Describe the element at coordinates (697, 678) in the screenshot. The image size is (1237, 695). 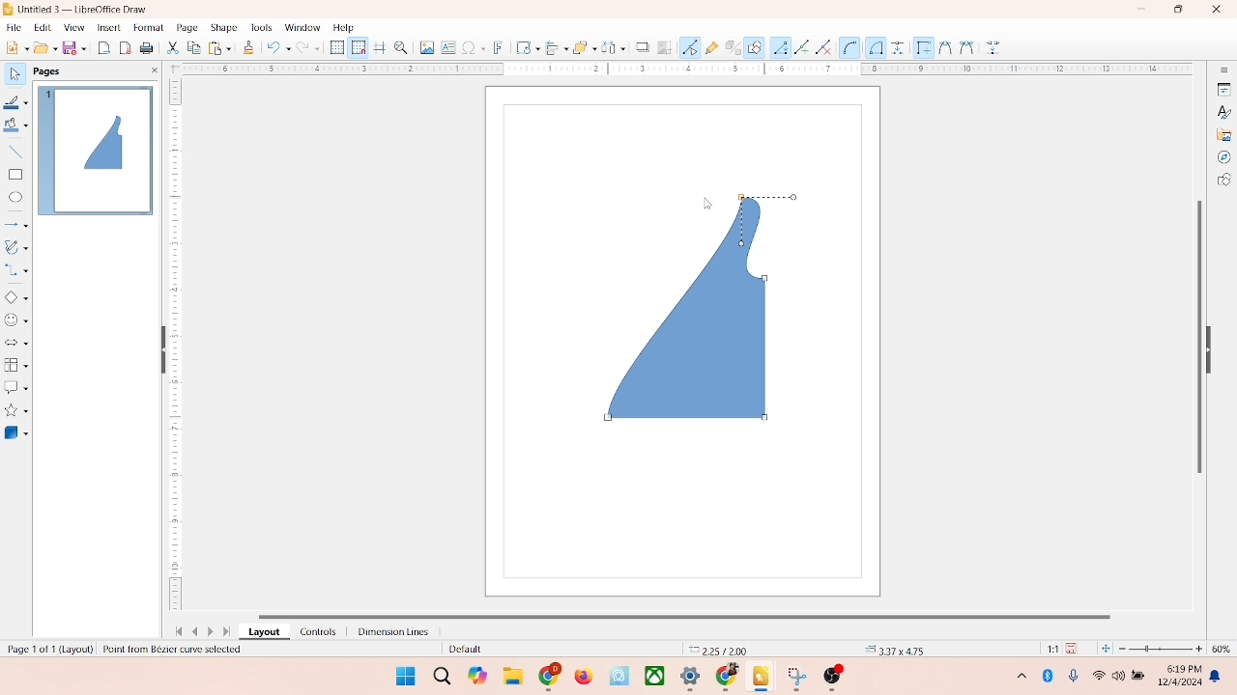
I see `applications` at that location.